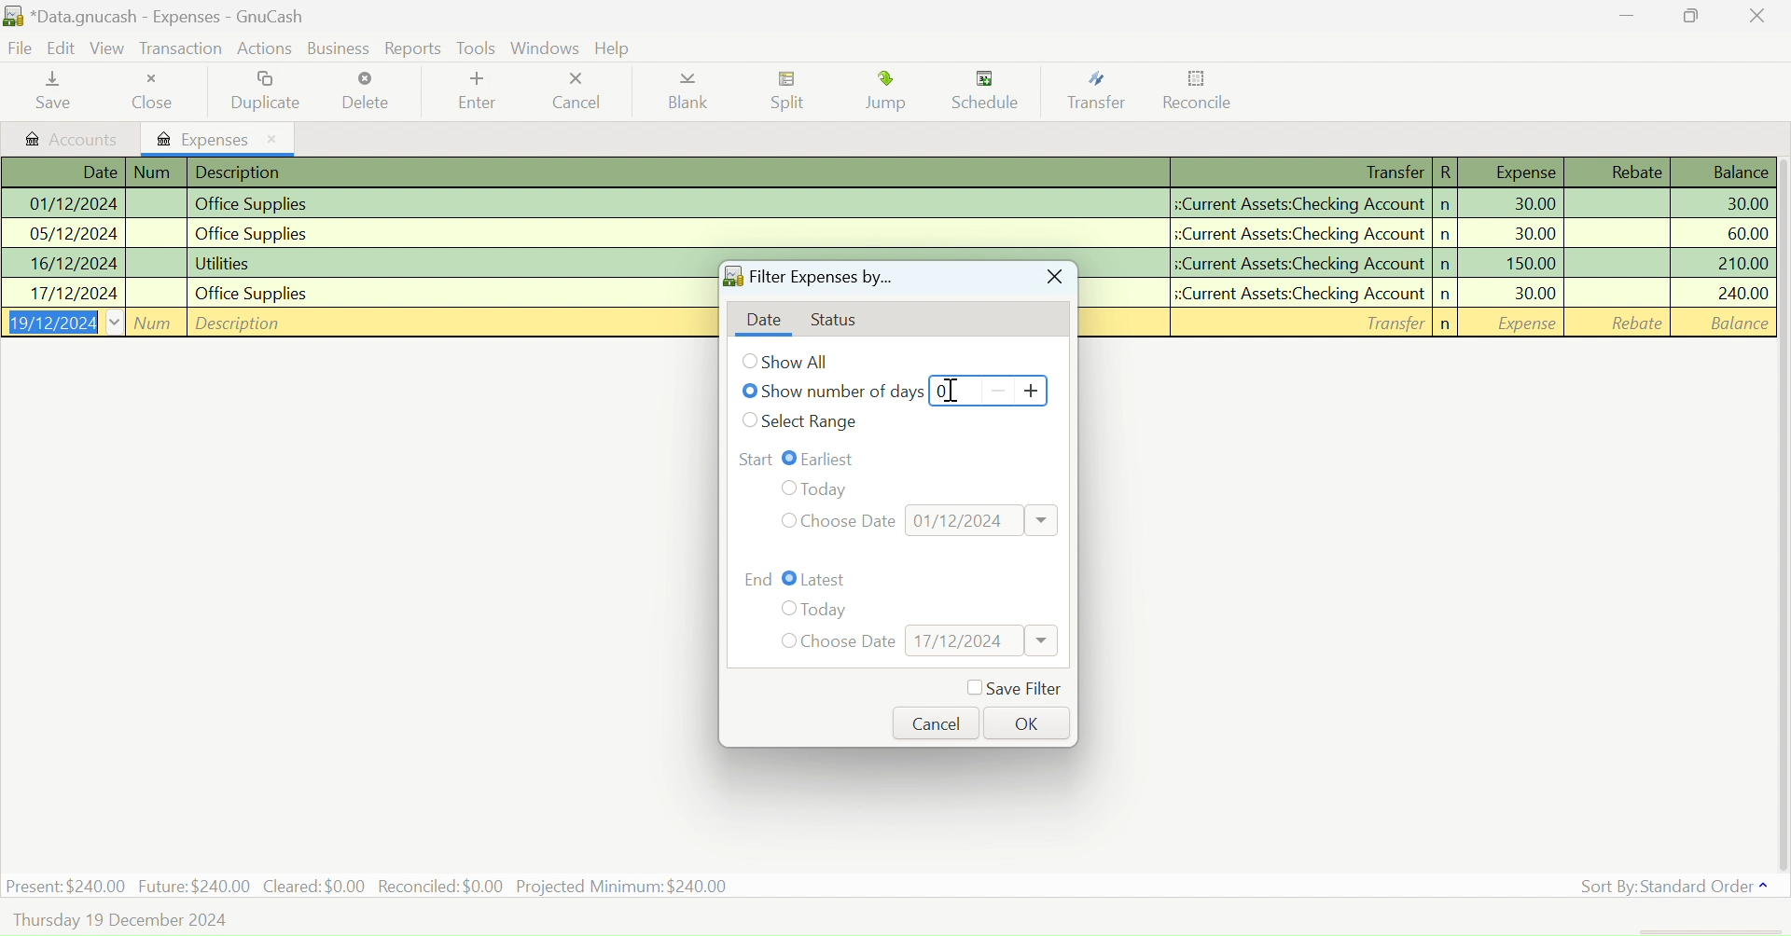 The width and height of the screenshot is (1791, 936). I want to click on Save Filter Checkbox, so click(1013, 689).